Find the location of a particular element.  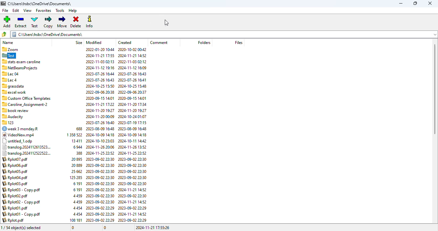

Rplot02.pdf is located at coordinates (15, 195).